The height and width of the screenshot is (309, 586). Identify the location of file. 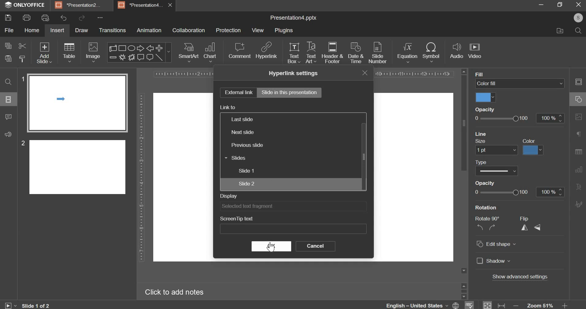
(10, 30).